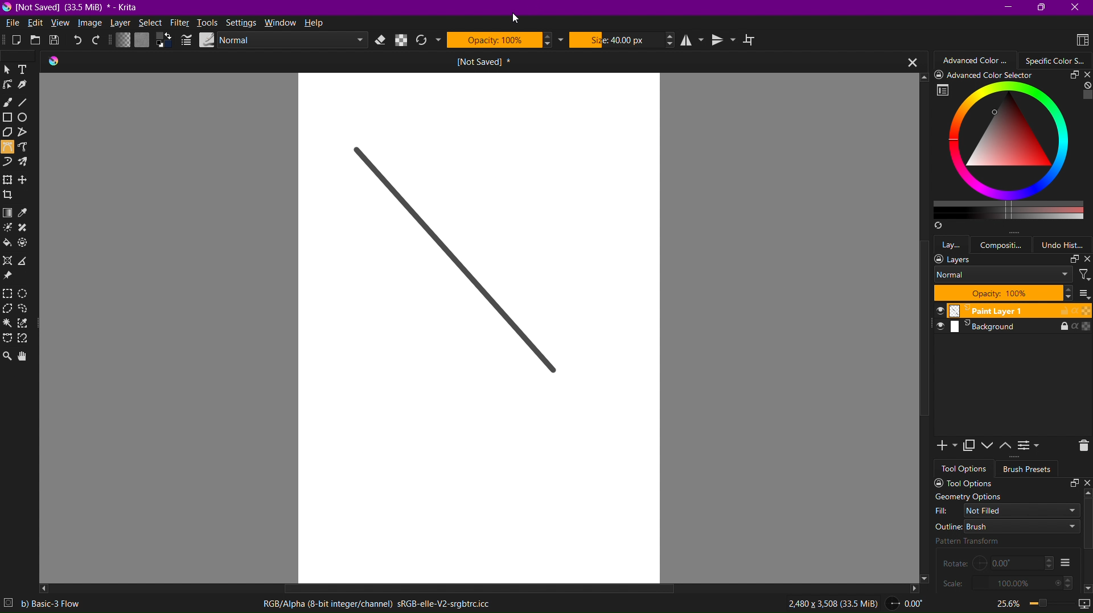 Image resolution: width=1093 pixels, height=613 pixels. Describe the element at coordinates (54, 61) in the screenshot. I see `Krita logo` at that location.